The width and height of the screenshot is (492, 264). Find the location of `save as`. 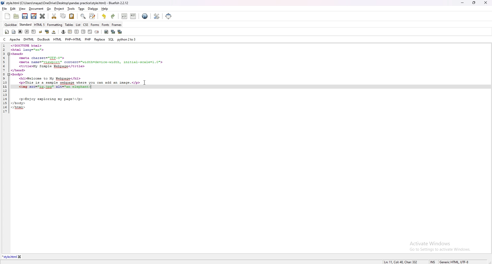

save as is located at coordinates (34, 16).